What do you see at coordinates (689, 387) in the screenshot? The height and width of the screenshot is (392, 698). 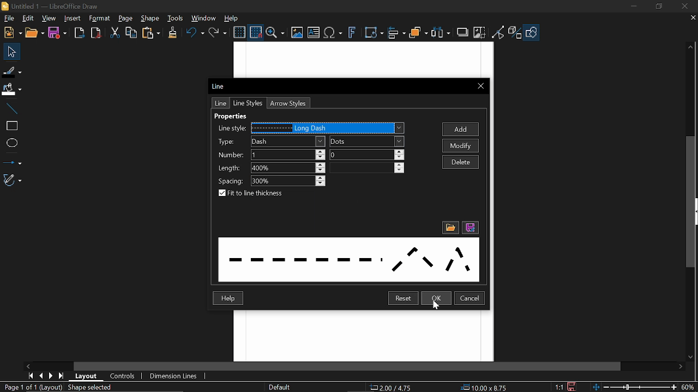 I see `Current zoom` at bounding box center [689, 387].